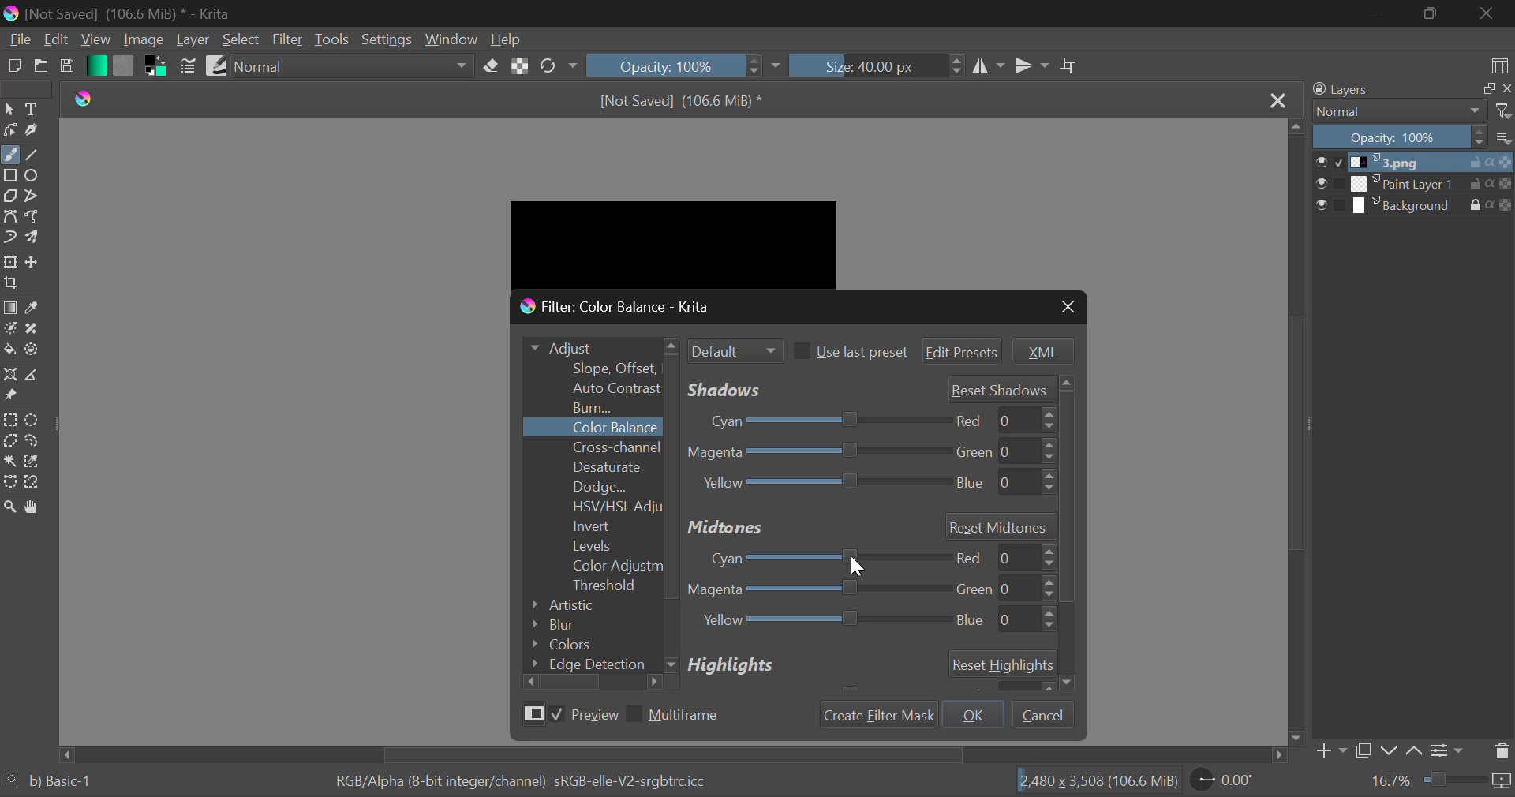  I want to click on Rectangle, so click(13, 176).